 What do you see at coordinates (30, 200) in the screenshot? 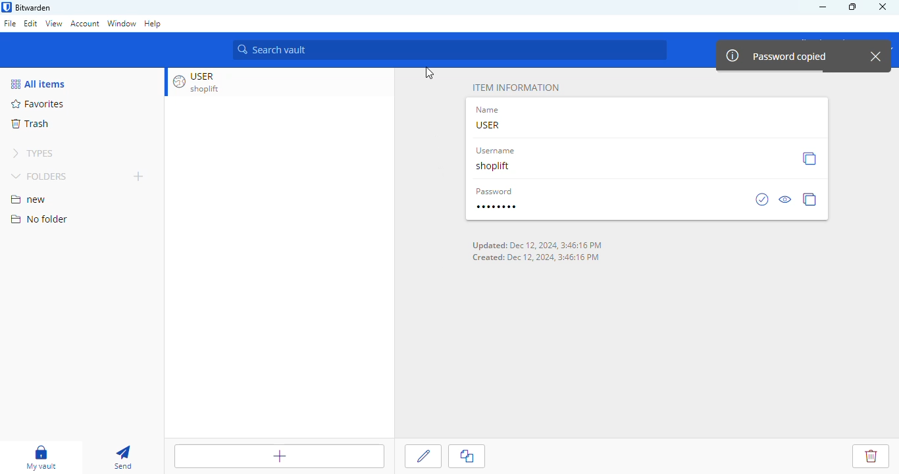
I see `new` at bounding box center [30, 200].